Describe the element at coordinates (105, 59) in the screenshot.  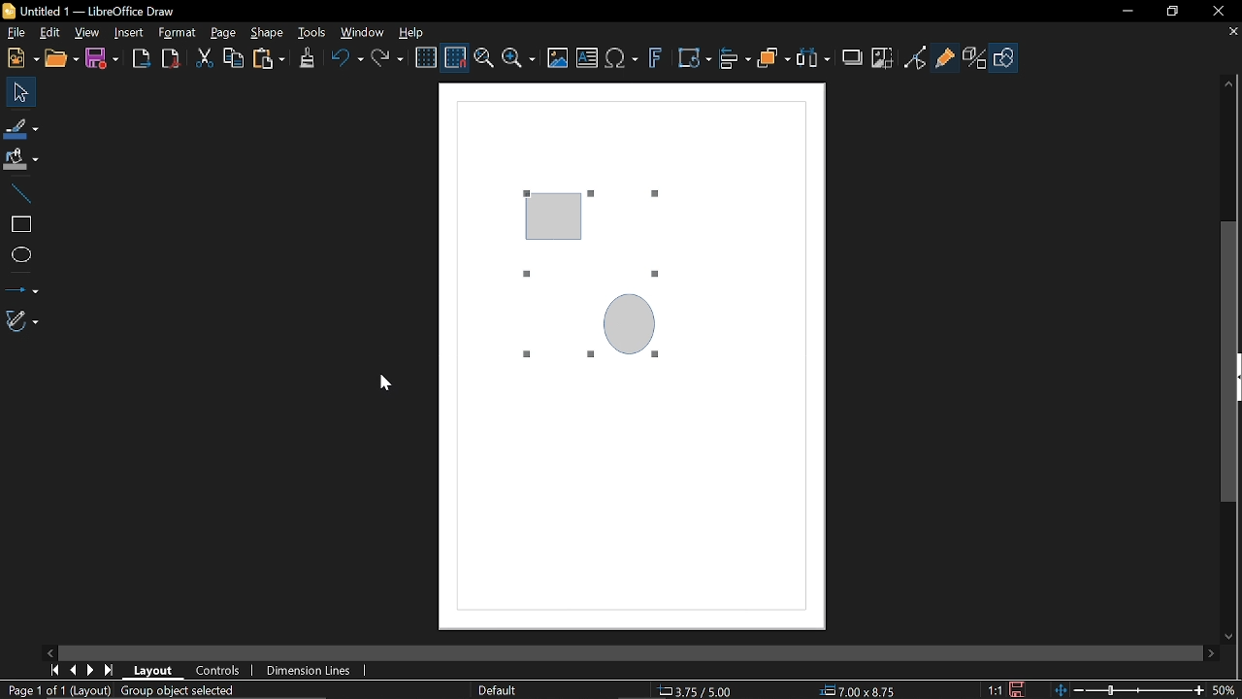
I see `Save` at that location.